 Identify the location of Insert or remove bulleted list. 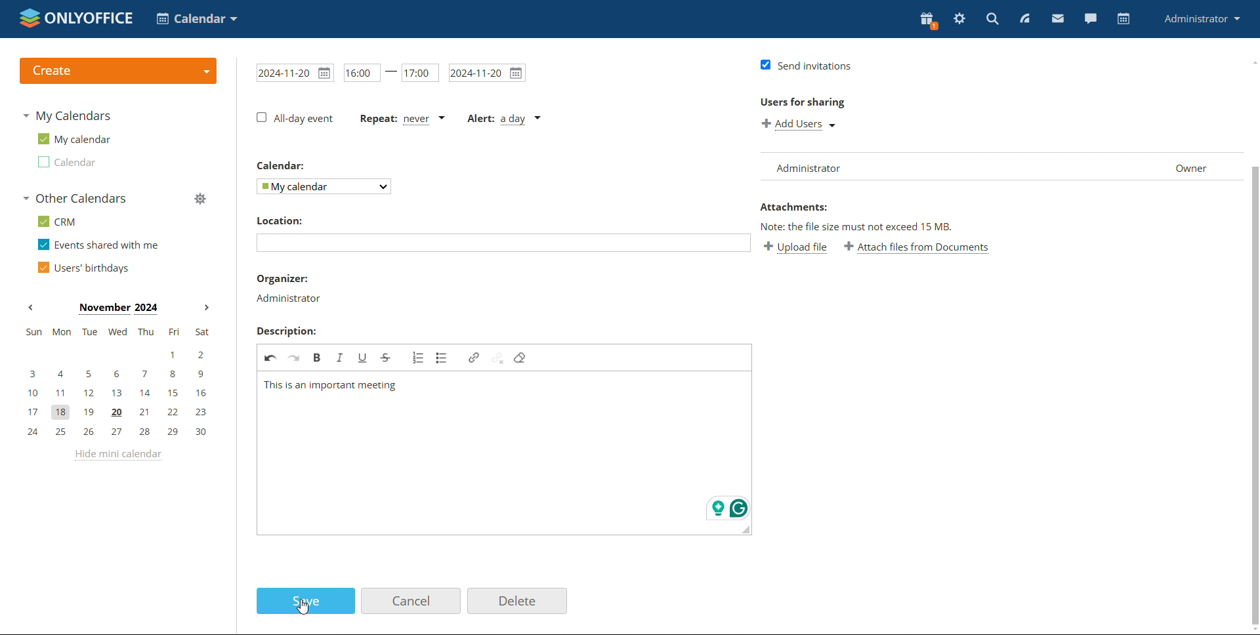
(442, 358).